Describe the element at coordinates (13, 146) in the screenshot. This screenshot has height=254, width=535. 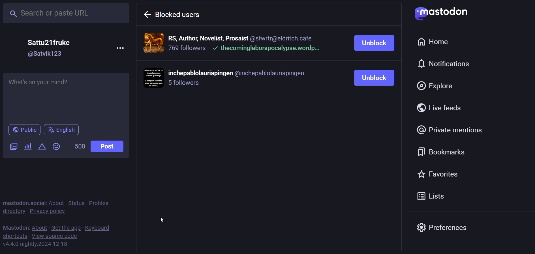
I see `add images` at that location.